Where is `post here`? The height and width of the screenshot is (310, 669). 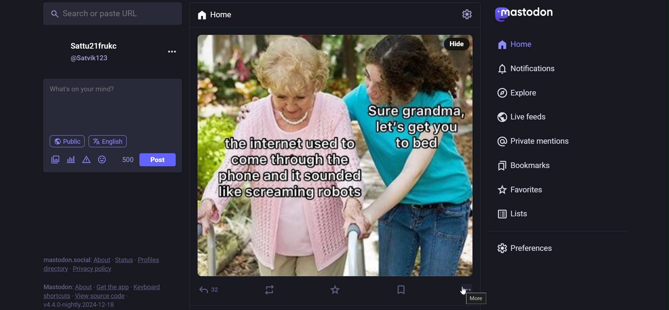
post here is located at coordinates (113, 105).